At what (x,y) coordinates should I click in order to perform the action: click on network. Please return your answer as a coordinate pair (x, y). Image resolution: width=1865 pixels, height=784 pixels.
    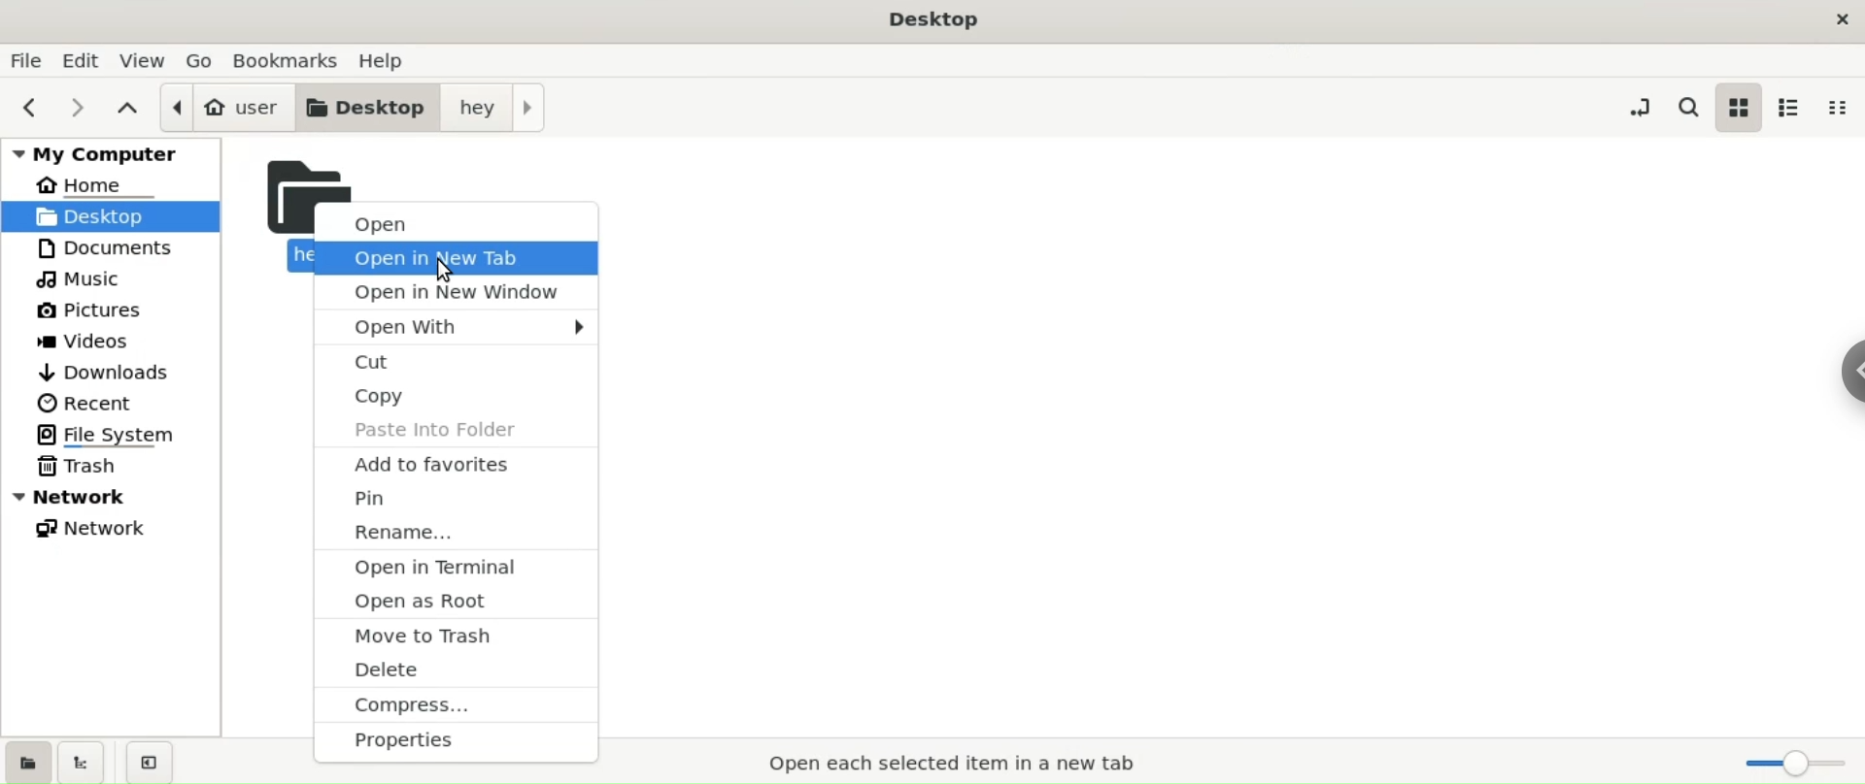
    Looking at the image, I should click on (119, 527).